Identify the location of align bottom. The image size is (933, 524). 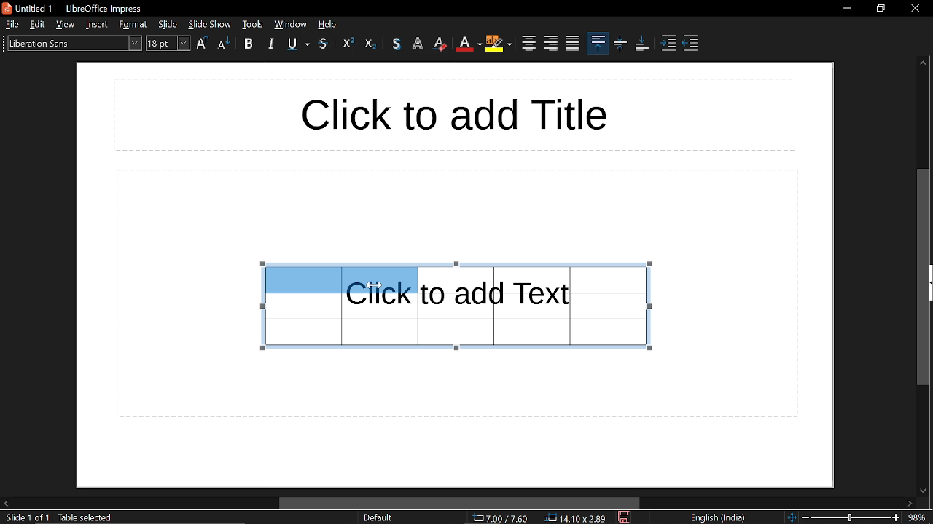
(641, 44).